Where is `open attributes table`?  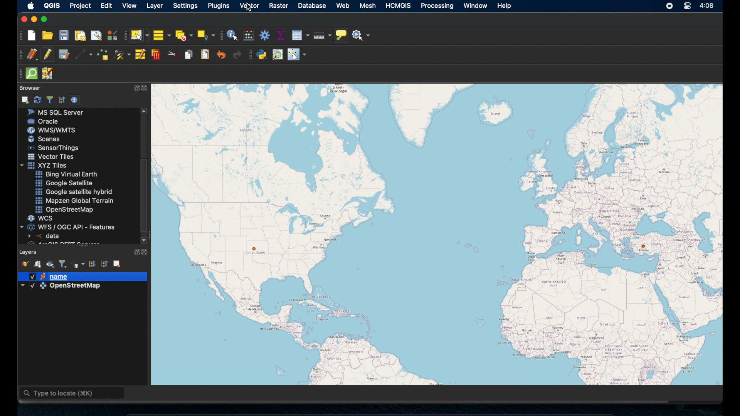 open attributes table is located at coordinates (300, 34).